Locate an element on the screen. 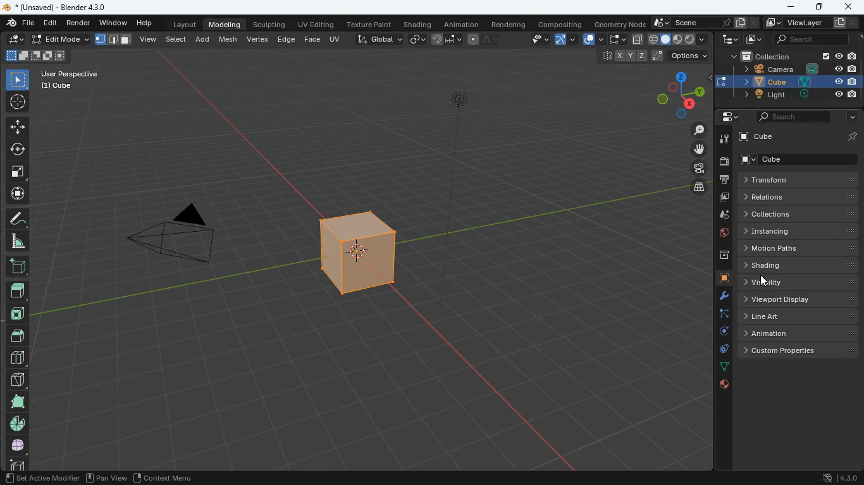 This screenshot has width=864, height=485. maximize is located at coordinates (822, 7).